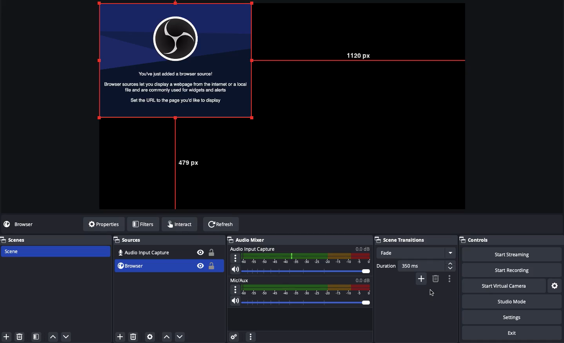 The width and height of the screenshot is (564, 343). What do you see at coordinates (221, 225) in the screenshot?
I see `Refresh` at bounding box center [221, 225].